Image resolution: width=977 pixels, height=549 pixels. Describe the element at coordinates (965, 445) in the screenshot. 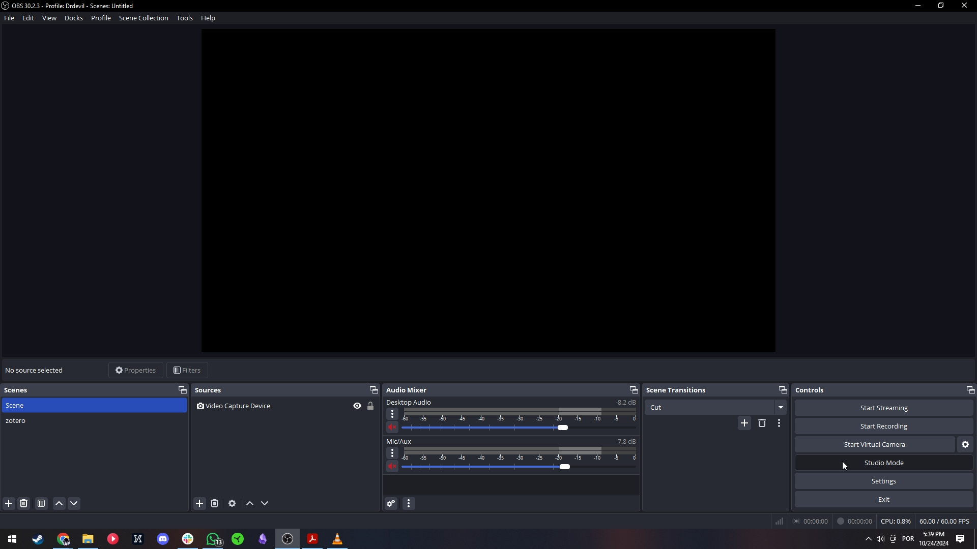

I see `Configure virtual camera` at that location.